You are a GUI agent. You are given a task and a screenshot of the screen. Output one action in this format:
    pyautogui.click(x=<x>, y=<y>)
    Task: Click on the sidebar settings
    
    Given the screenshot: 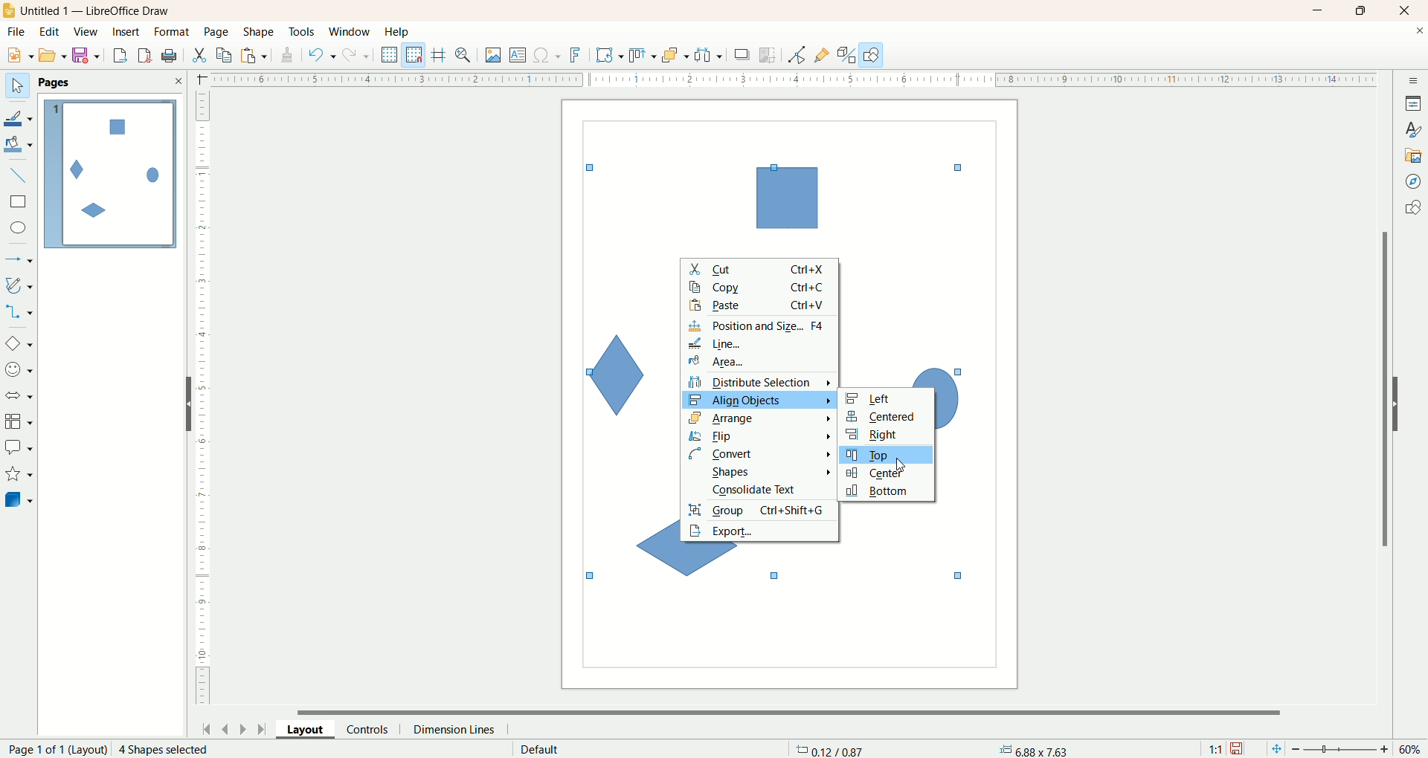 What is the action you would take?
    pyautogui.click(x=1414, y=79)
    